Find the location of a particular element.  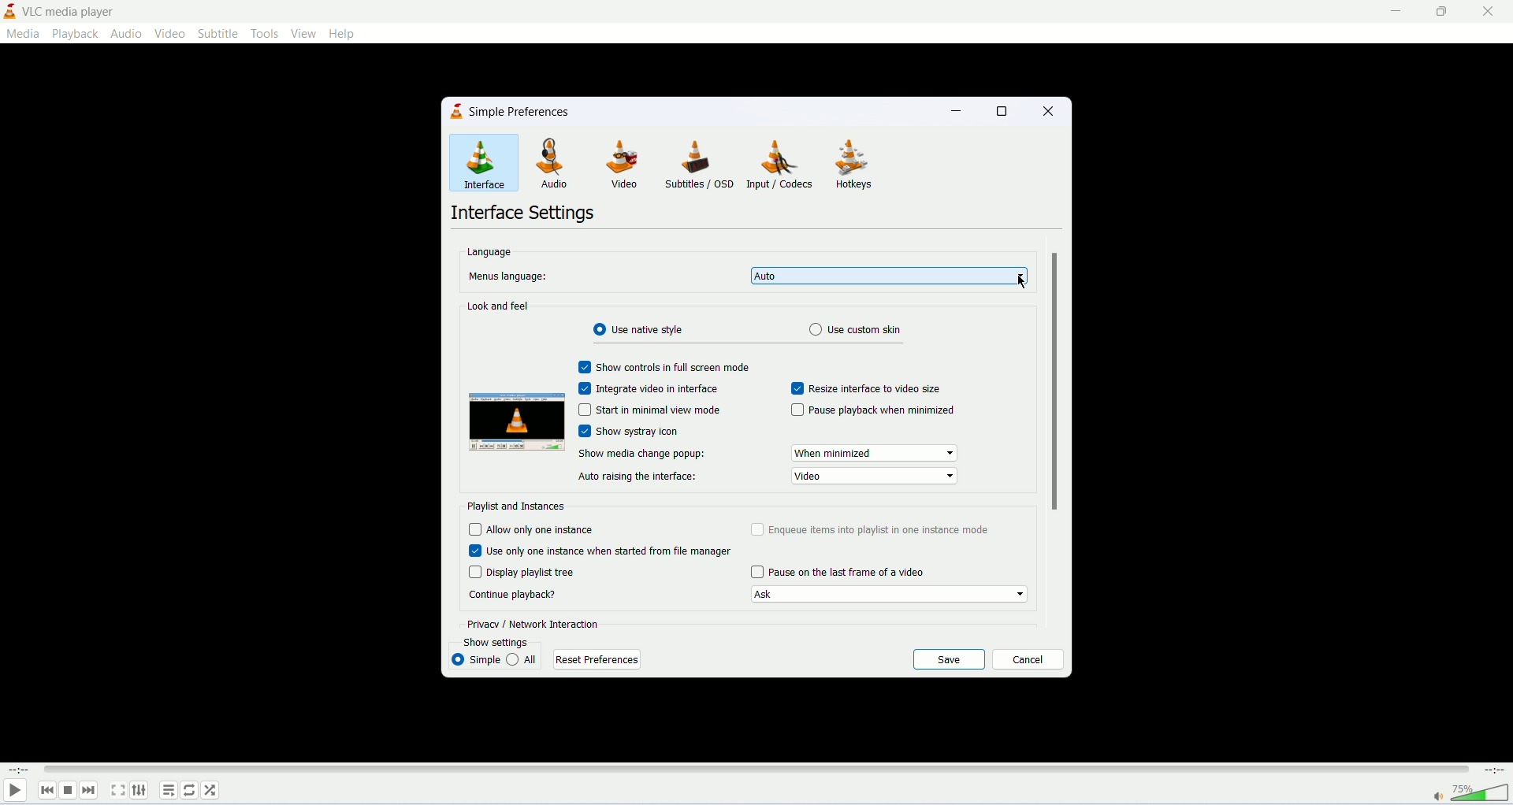

video is located at coordinates (875, 477).